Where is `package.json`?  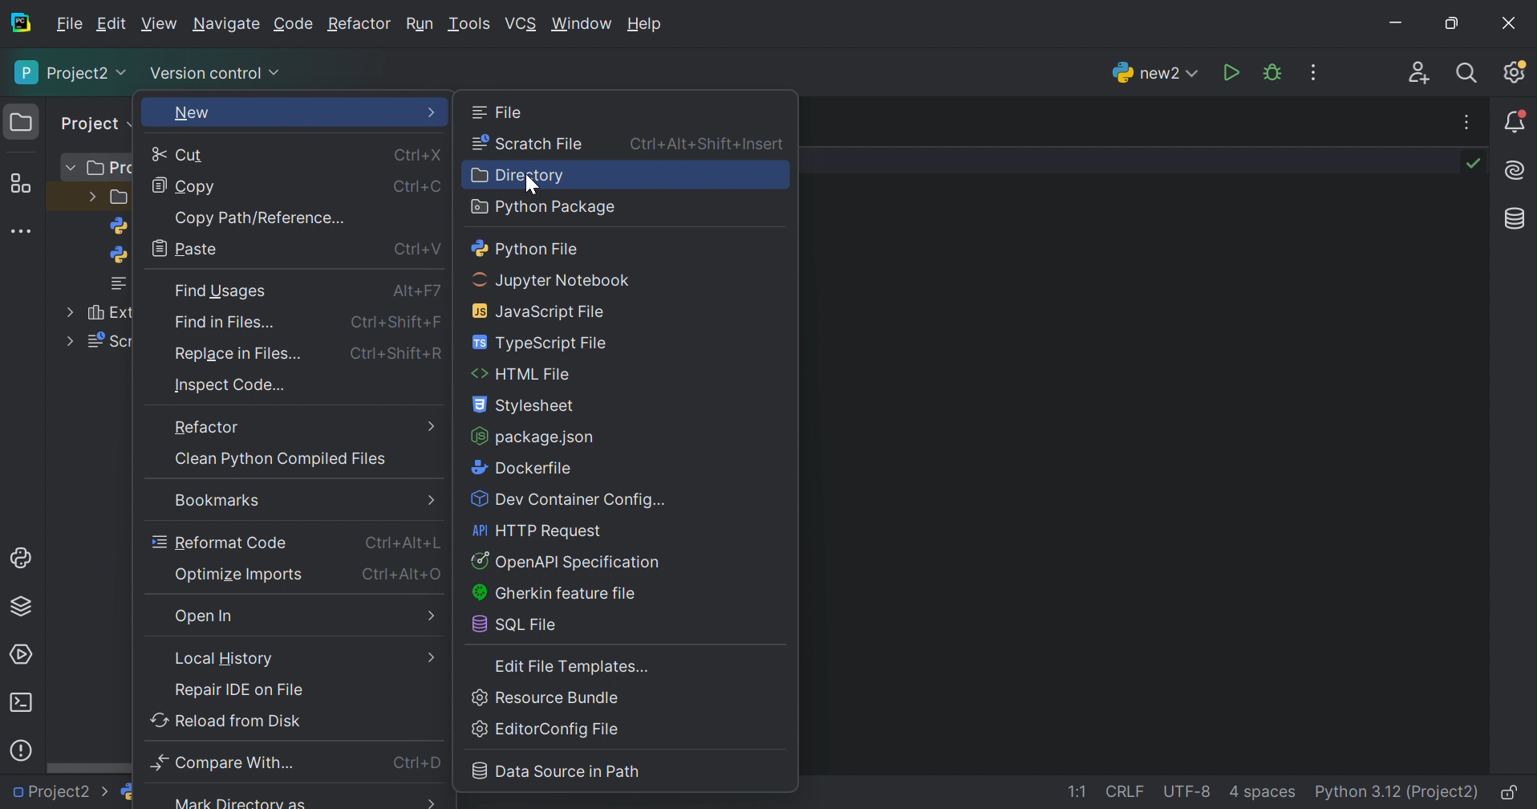 package.json is located at coordinates (533, 437).